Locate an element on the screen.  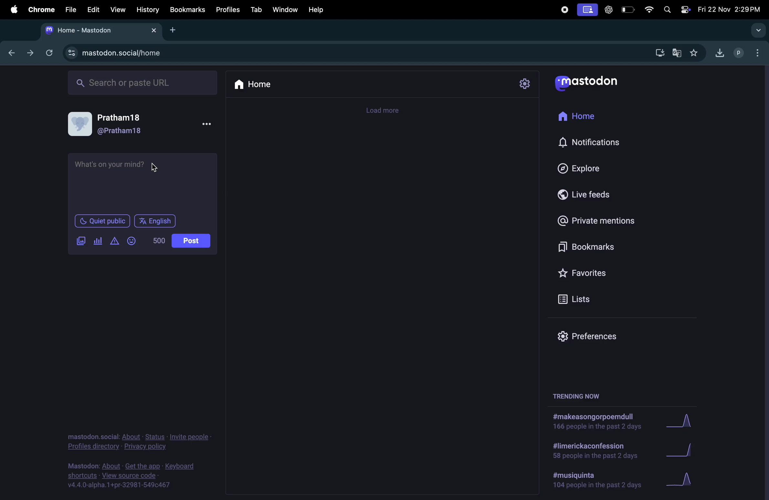
backtab is located at coordinates (10, 53).